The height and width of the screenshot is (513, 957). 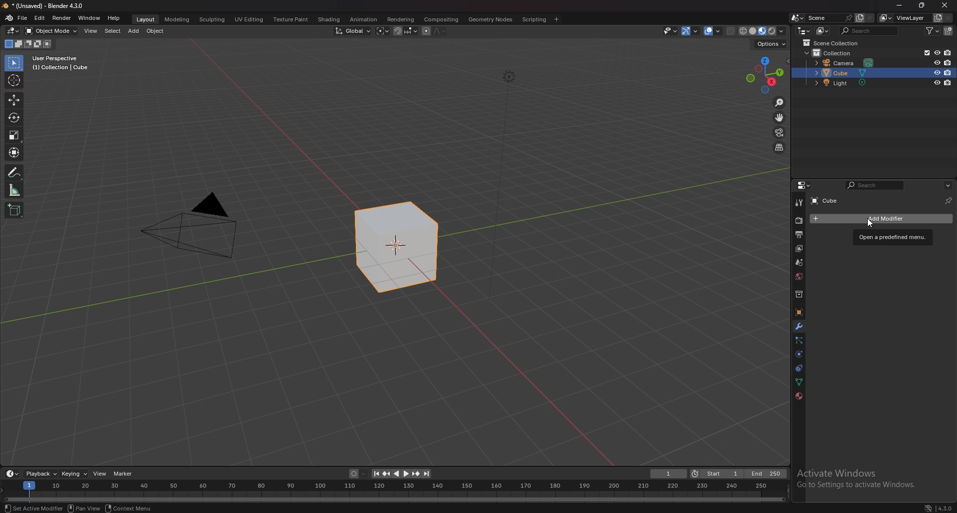 I want to click on transform pivot point, so click(x=382, y=30).